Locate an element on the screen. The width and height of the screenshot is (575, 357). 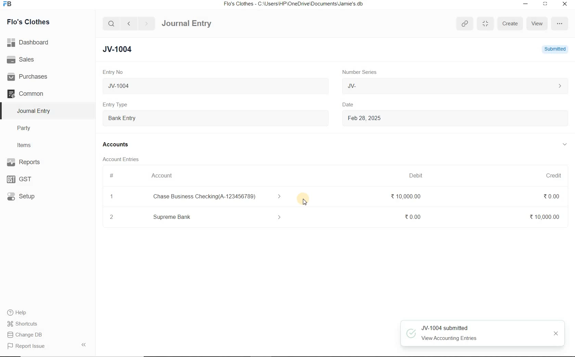
Account is located at coordinates (164, 176).